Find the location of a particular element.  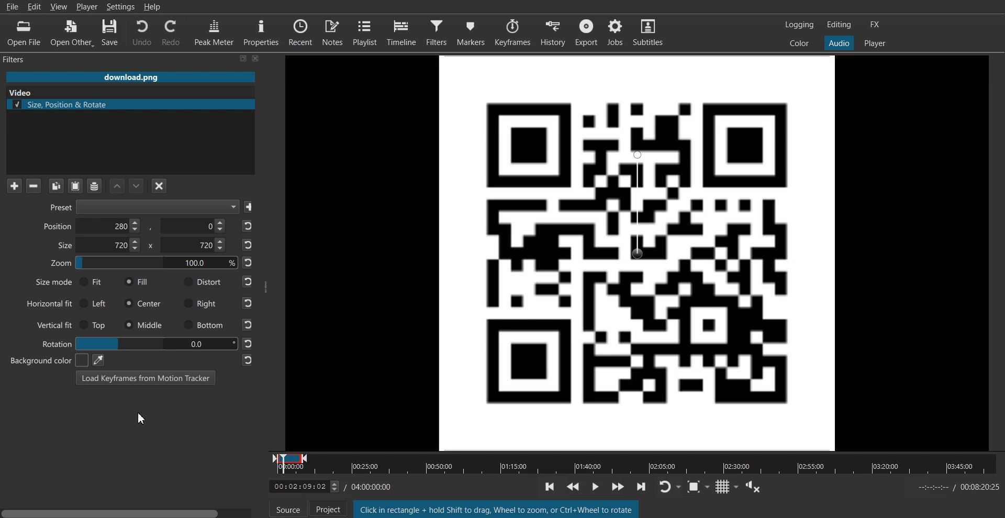

Center is located at coordinates (142, 303).